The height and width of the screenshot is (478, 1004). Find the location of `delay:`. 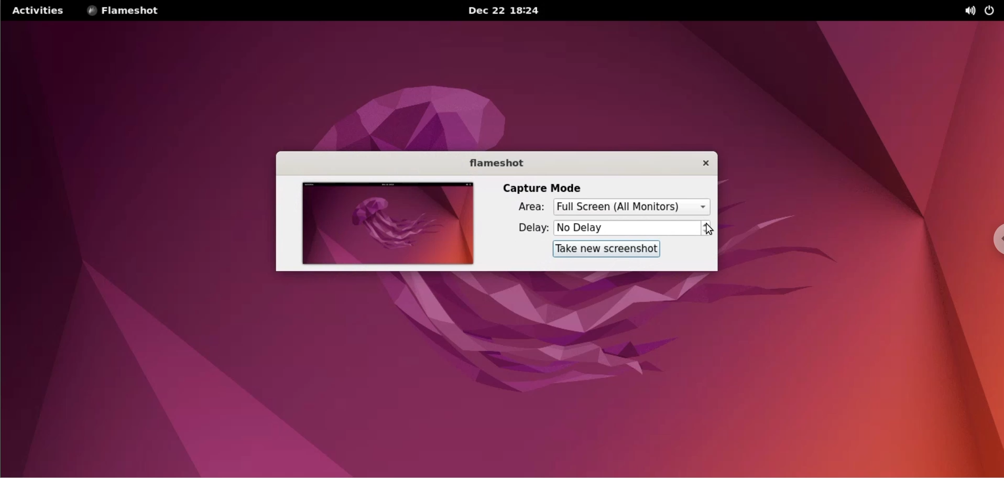

delay: is located at coordinates (526, 227).